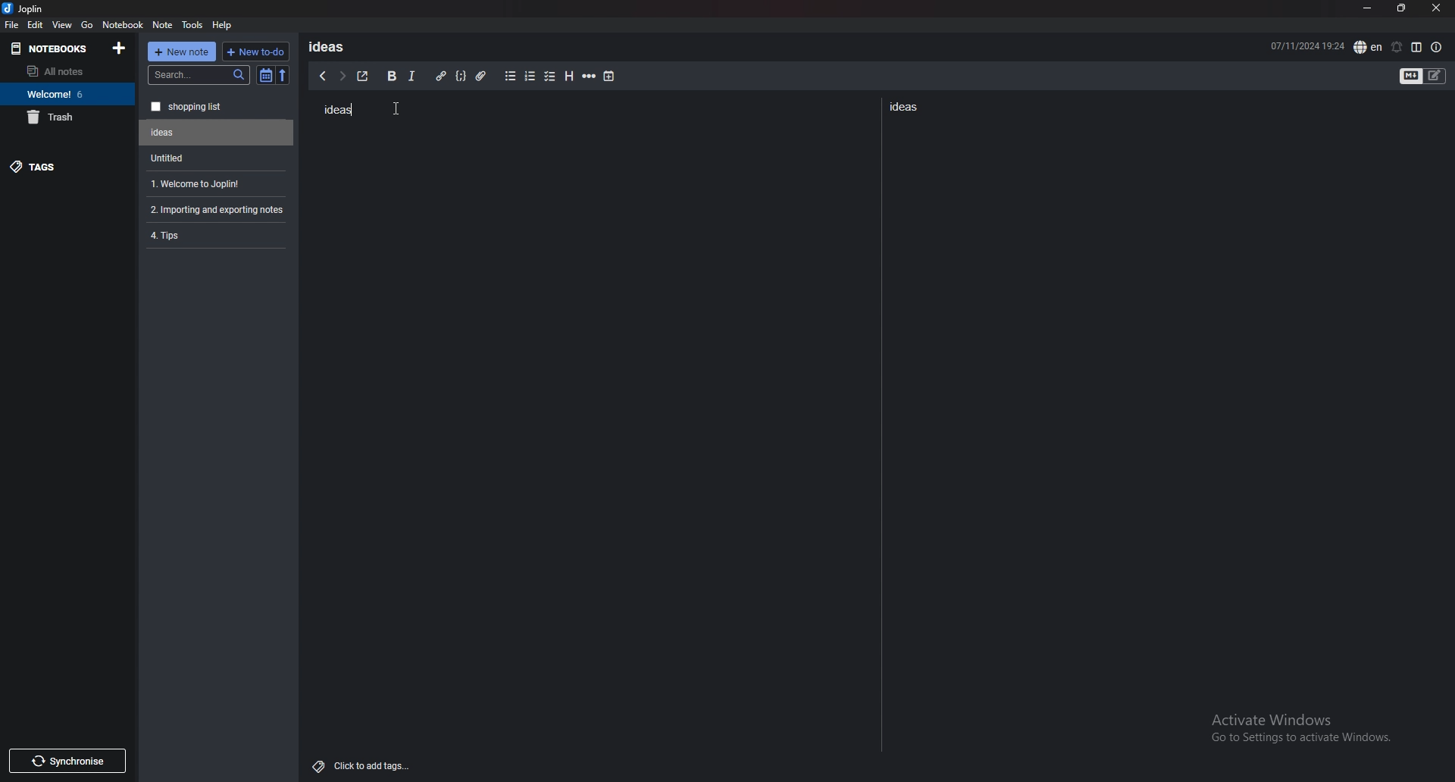 Image resolution: width=1455 pixels, height=782 pixels. Describe the element at coordinates (11, 24) in the screenshot. I see `file` at that location.